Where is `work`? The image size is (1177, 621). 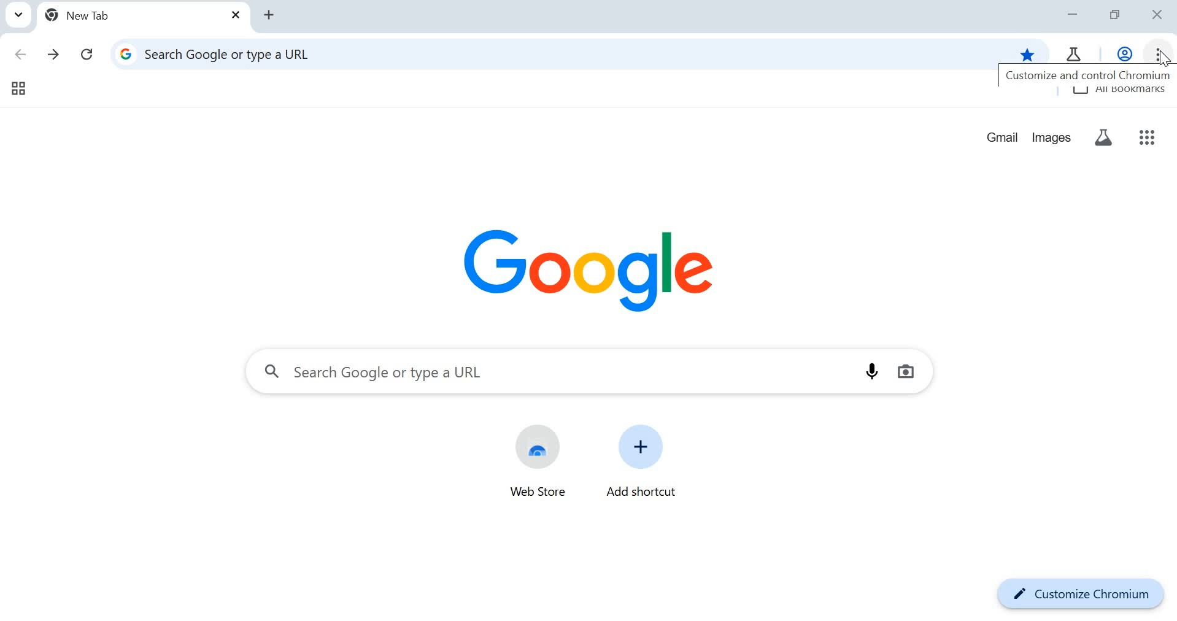 work is located at coordinates (1123, 53).